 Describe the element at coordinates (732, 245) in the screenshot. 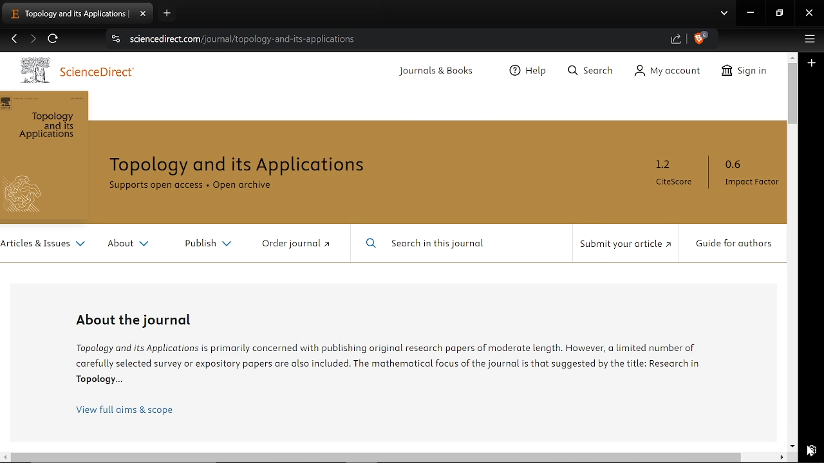

I see `Guide for Authors` at that location.